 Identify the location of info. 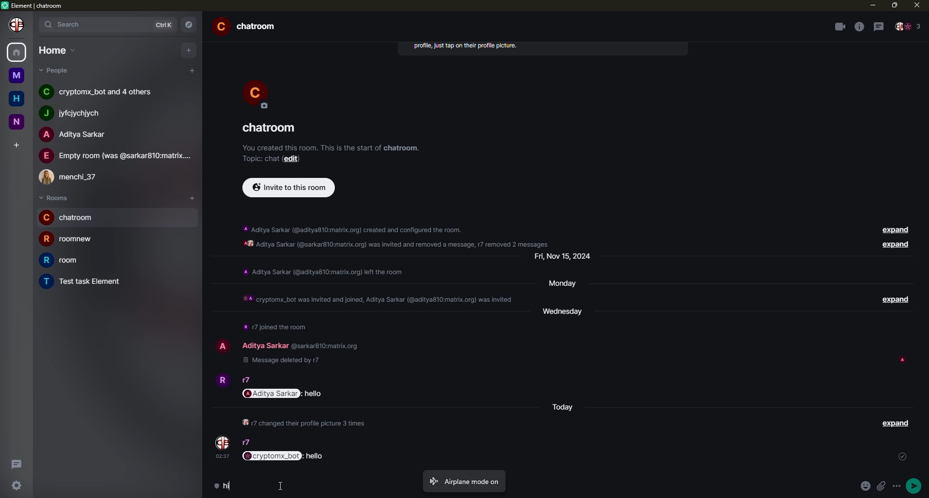
(400, 235).